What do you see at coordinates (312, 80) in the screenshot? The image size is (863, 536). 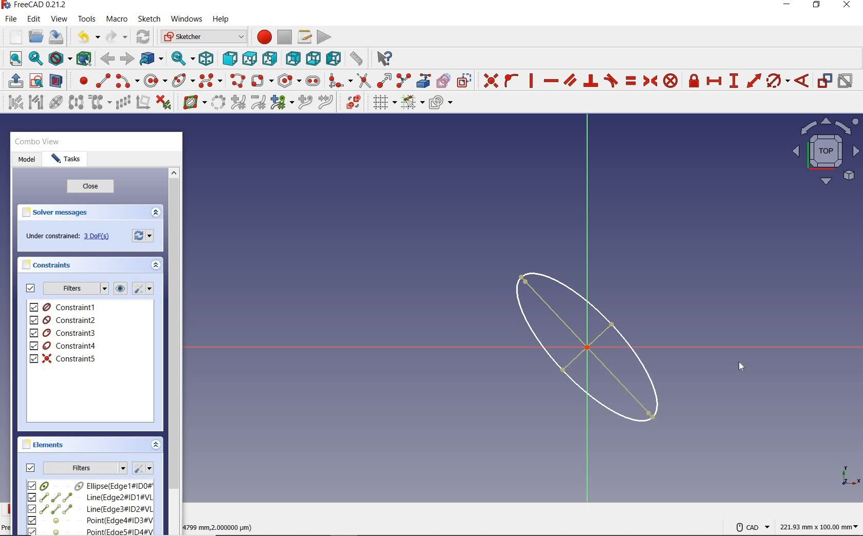 I see `create slot` at bounding box center [312, 80].